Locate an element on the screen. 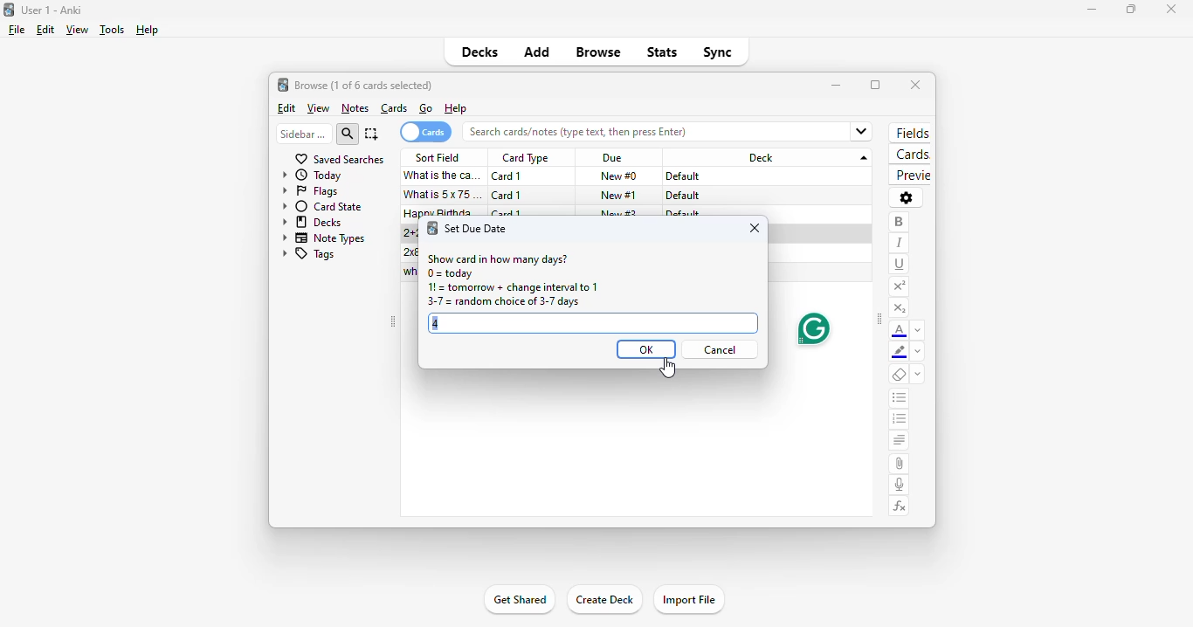  flags is located at coordinates (310, 192).